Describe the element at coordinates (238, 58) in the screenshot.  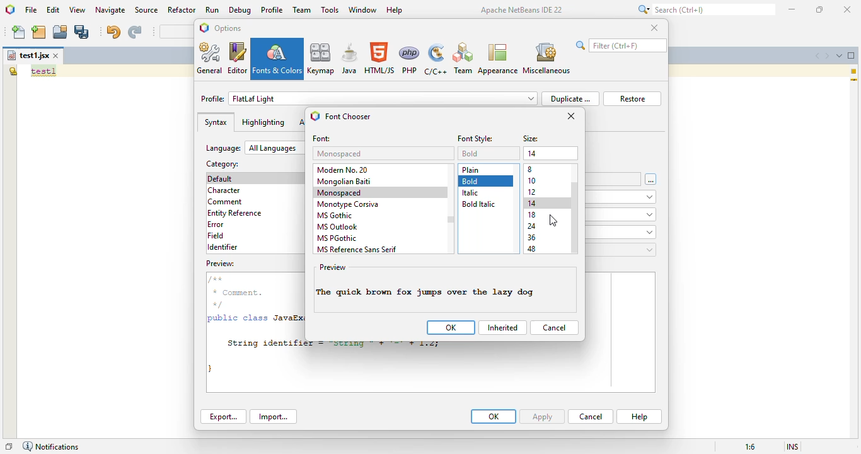
I see `editor` at that location.